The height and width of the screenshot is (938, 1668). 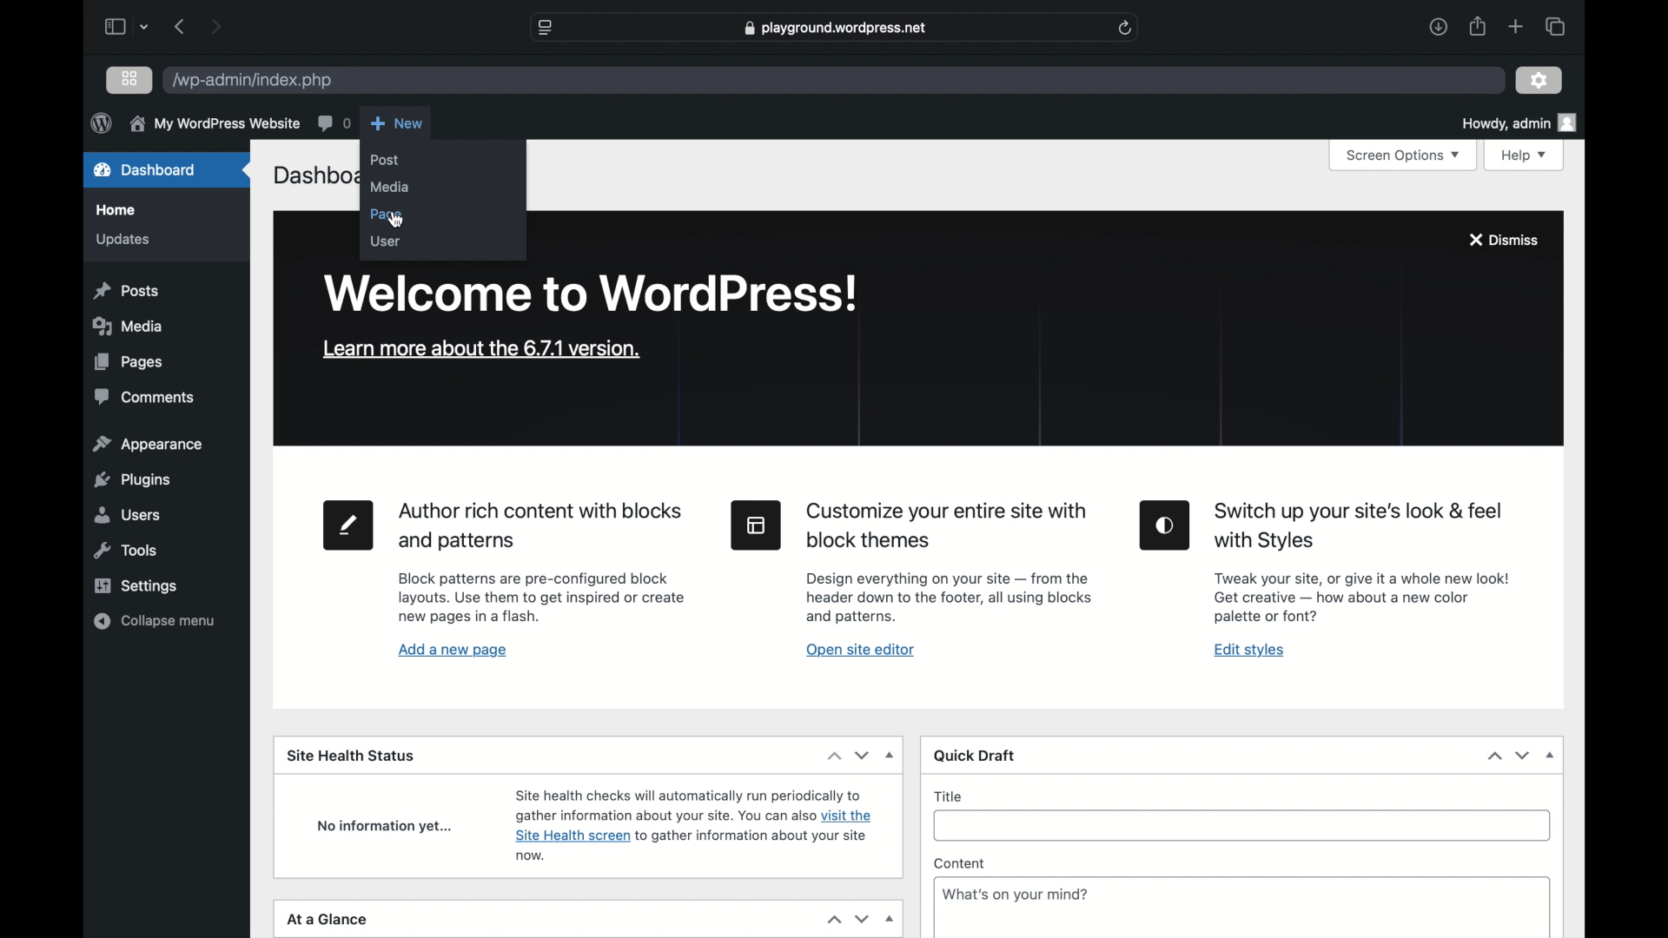 I want to click on next page, so click(x=217, y=25).